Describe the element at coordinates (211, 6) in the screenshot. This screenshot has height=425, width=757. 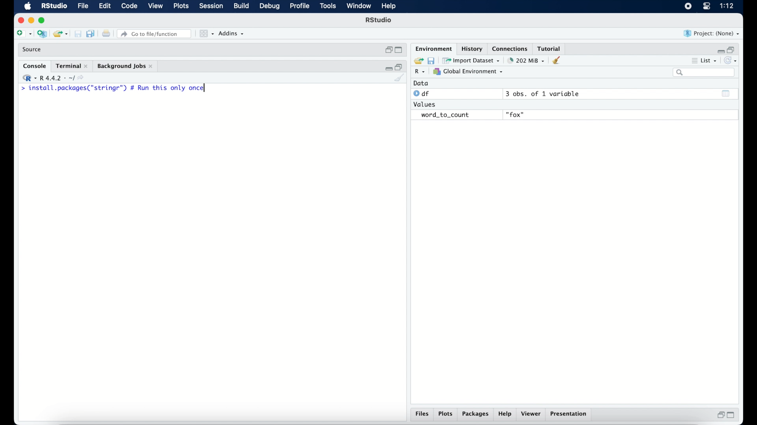
I see `session` at that location.